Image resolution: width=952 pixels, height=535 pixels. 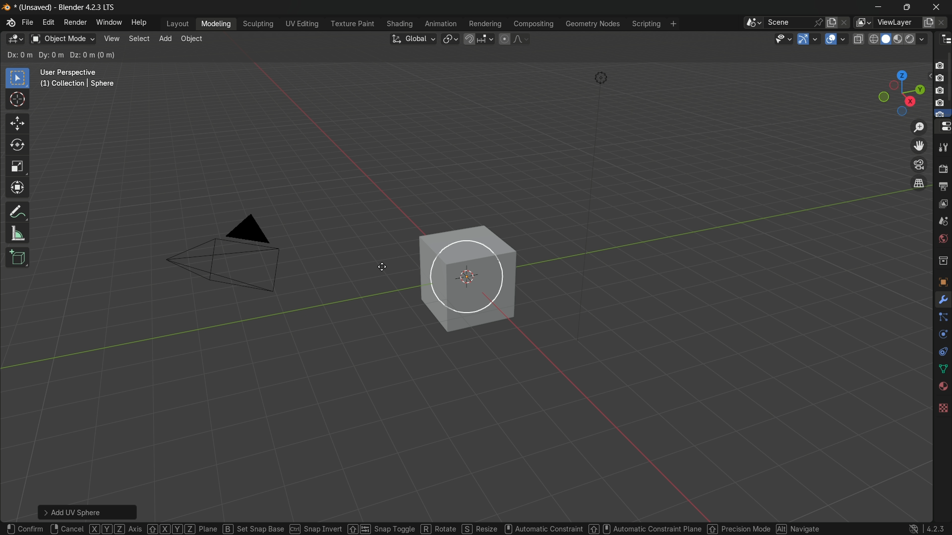 I want to click on add, so click(x=165, y=39).